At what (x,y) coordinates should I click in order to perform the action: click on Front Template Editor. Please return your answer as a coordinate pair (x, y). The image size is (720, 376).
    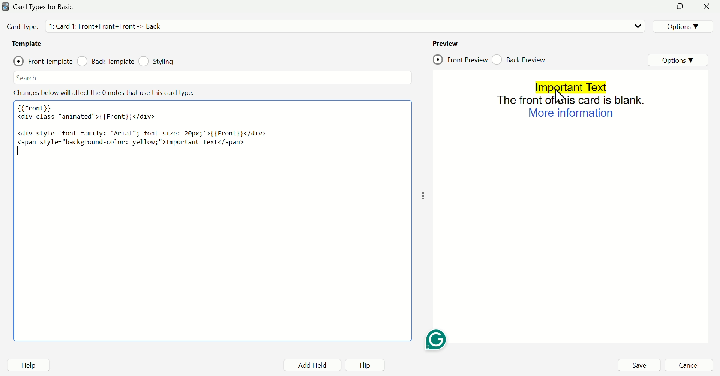
    Looking at the image, I should click on (213, 220).